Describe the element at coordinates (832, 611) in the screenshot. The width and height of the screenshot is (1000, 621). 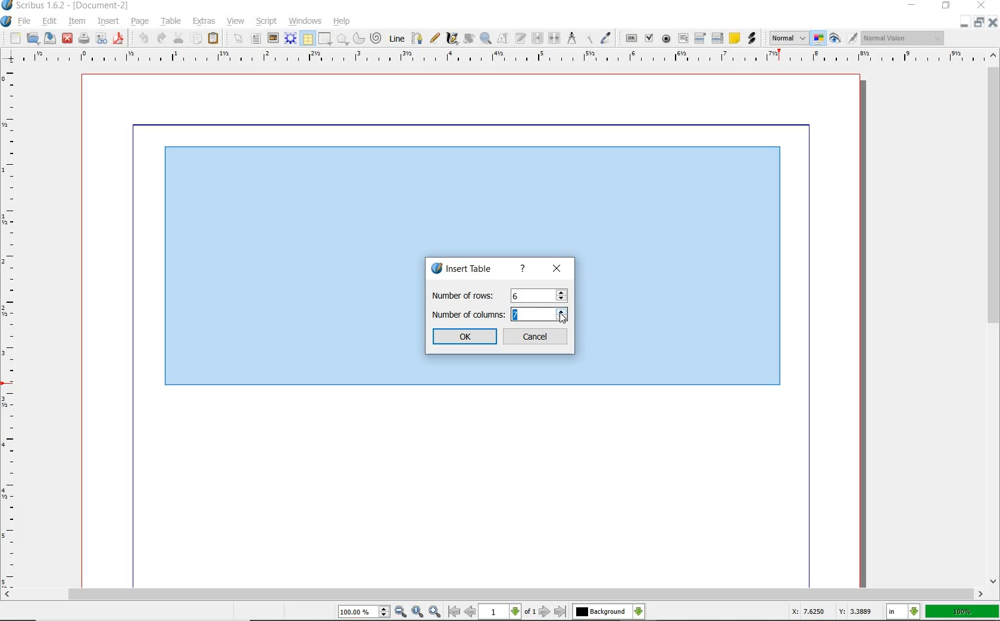
I see `X: 7.6250 Y: 3.3889` at that location.